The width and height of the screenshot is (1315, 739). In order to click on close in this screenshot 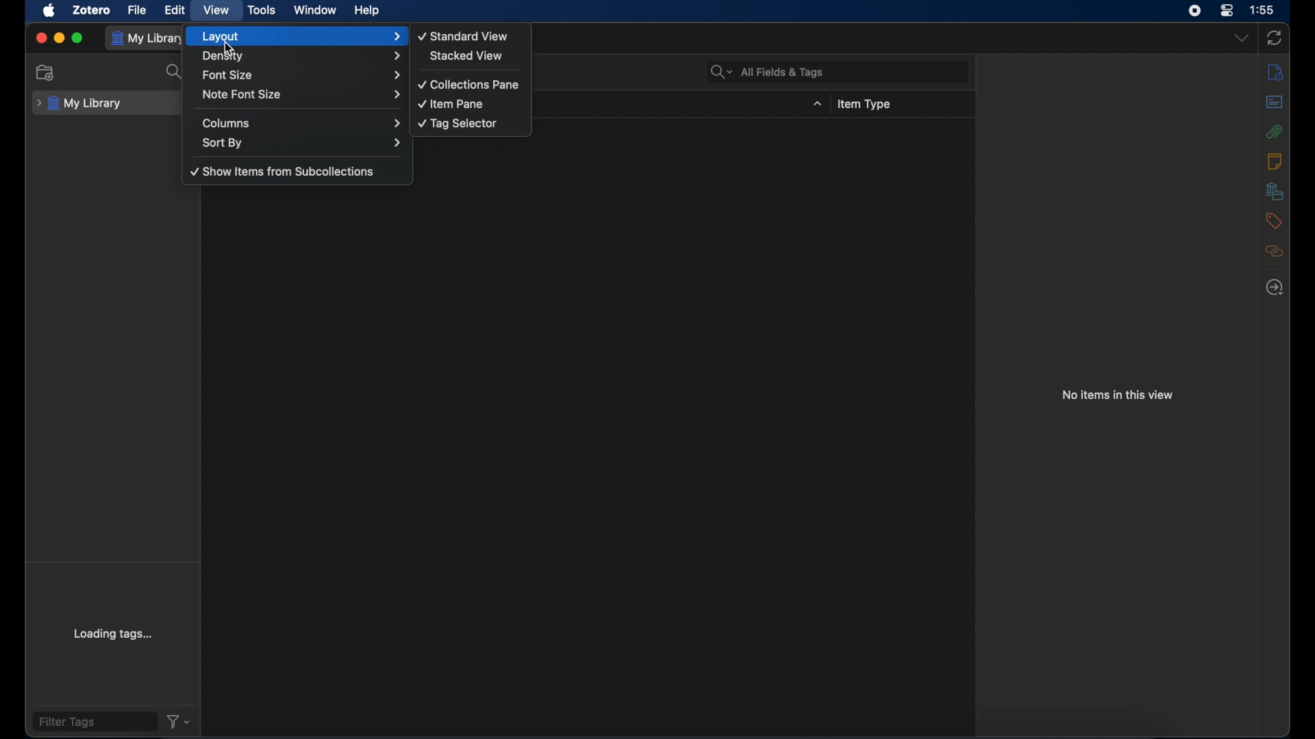, I will do `click(41, 39)`.